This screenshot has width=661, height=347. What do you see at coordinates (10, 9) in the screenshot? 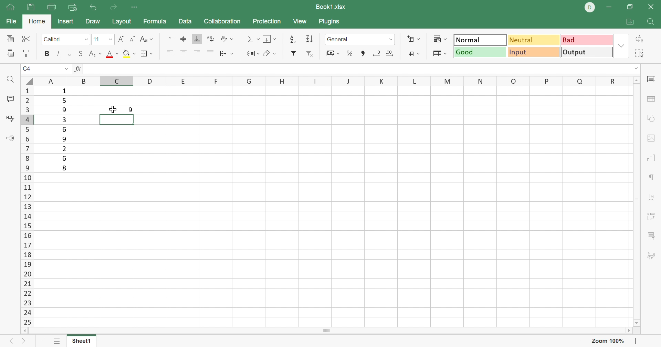
I see `Home` at bounding box center [10, 9].